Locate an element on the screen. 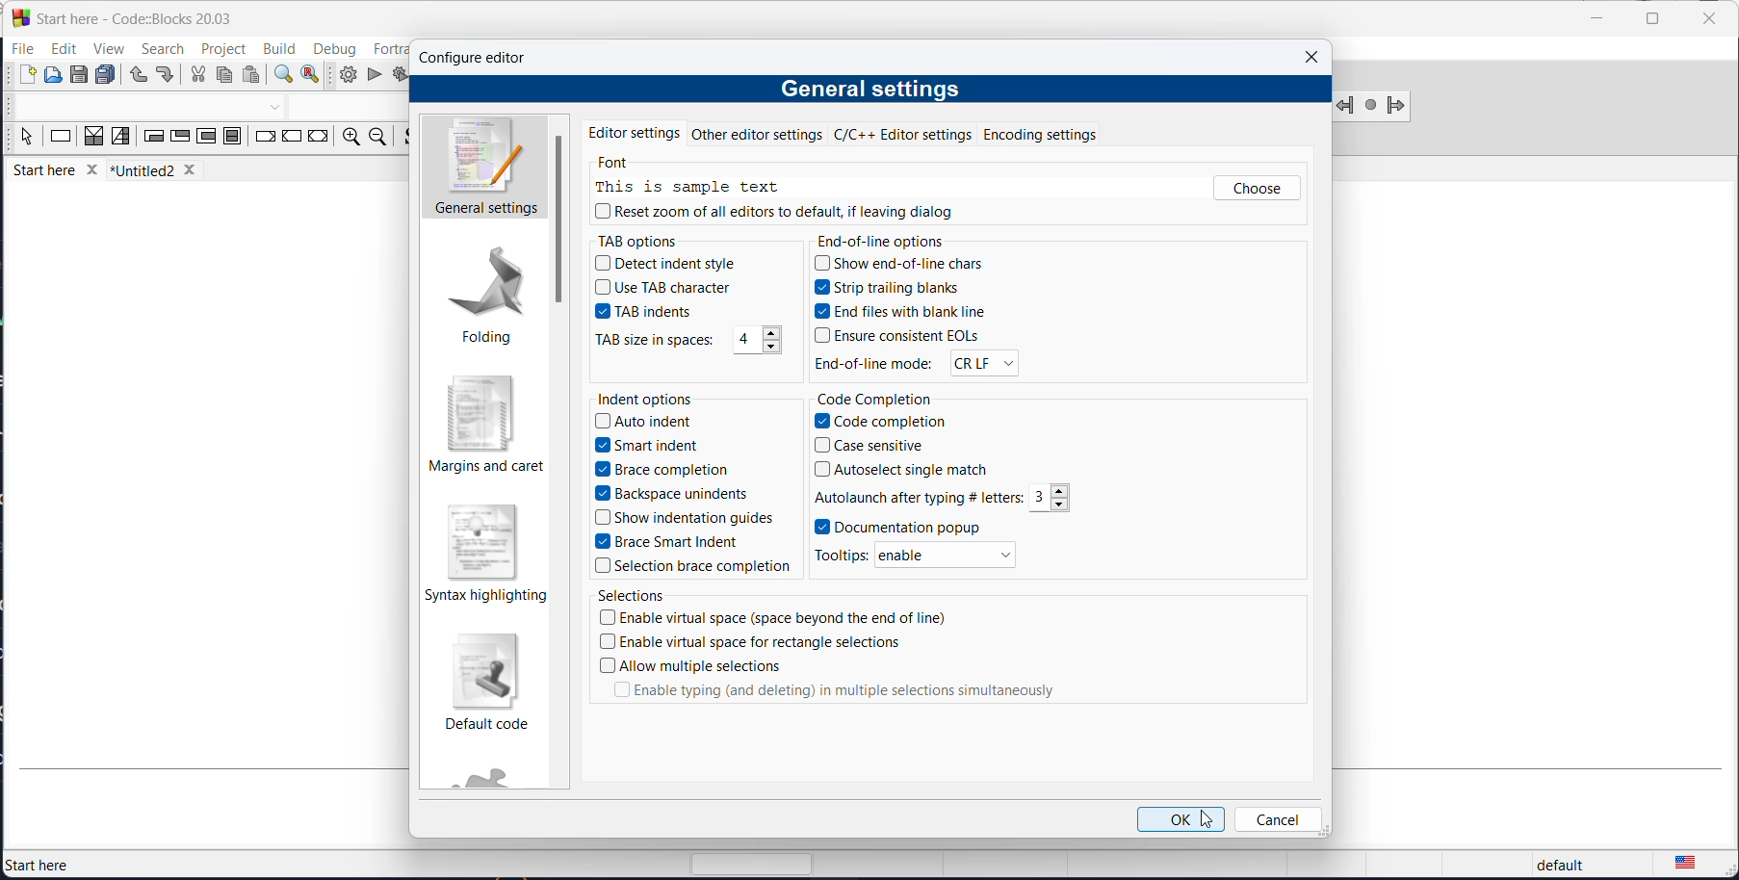  fortran is located at coordinates (389, 48).